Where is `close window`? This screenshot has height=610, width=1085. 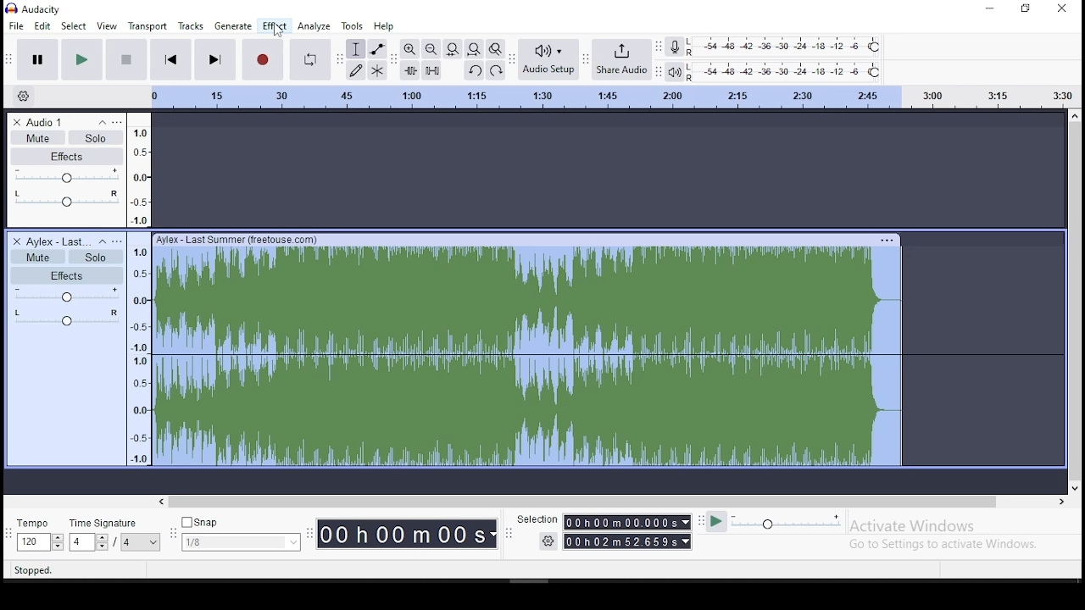
close window is located at coordinates (1064, 8).